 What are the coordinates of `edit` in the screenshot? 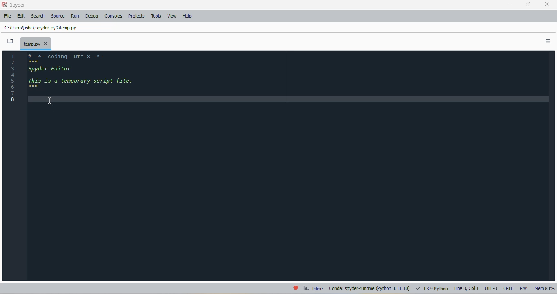 It's located at (22, 16).